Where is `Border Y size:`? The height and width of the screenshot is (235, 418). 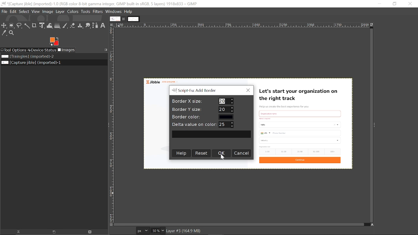 Border Y size: is located at coordinates (188, 110).